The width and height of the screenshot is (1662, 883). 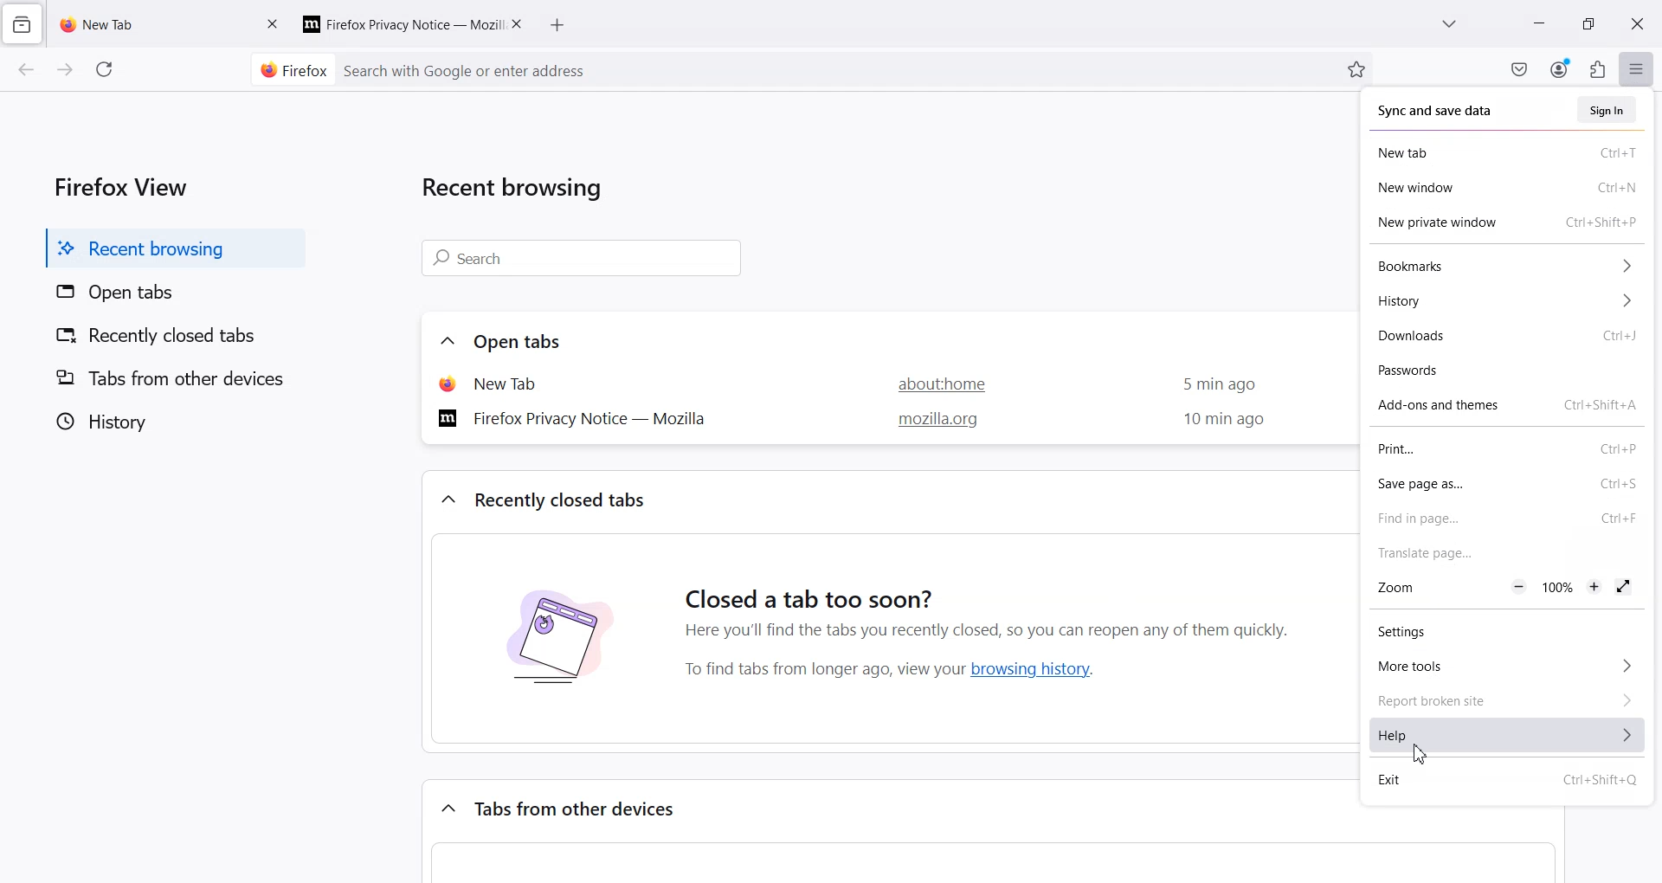 What do you see at coordinates (1421, 754) in the screenshot?
I see `Cursor` at bounding box center [1421, 754].